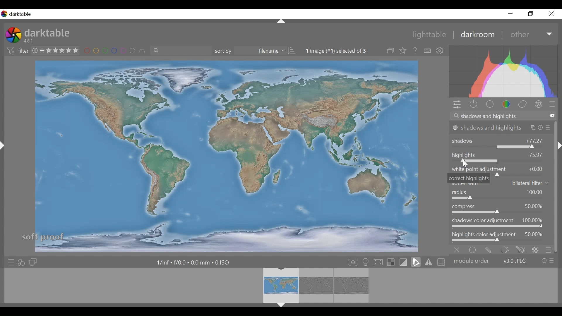 This screenshot has width=562, height=316. I want to click on quick access for applying any of styles, so click(22, 262).